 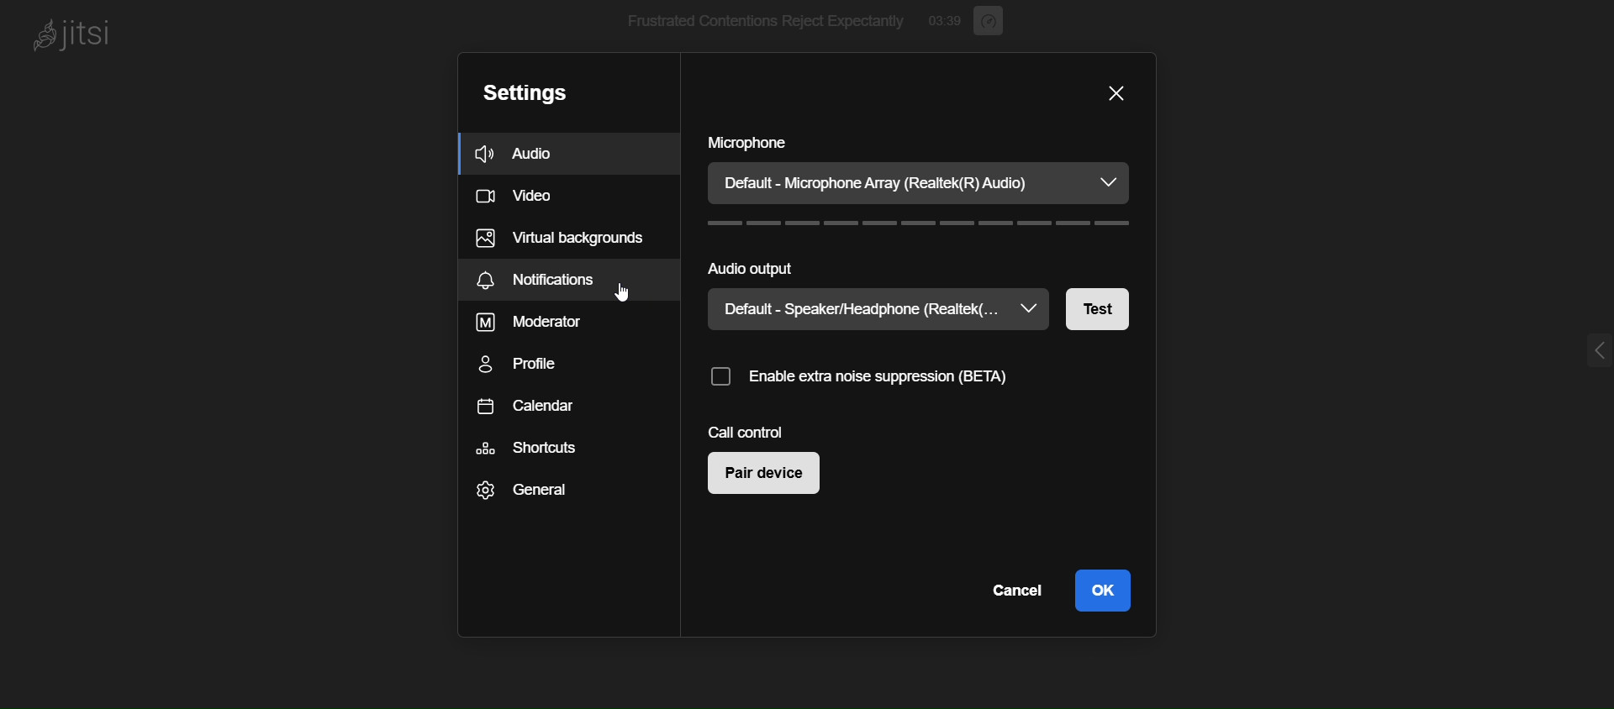 What do you see at coordinates (551, 456) in the screenshot?
I see `shortcuts` at bounding box center [551, 456].